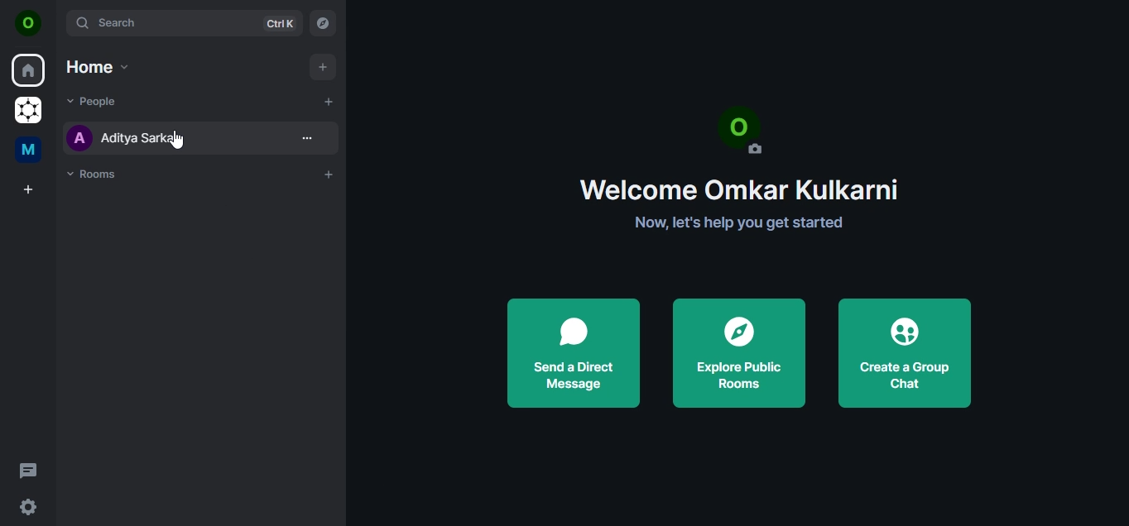 The width and height of the screenshot is (1129, 526). Describe the element at coordinates (94, 103) in the screenshot. I see `people` at that location.